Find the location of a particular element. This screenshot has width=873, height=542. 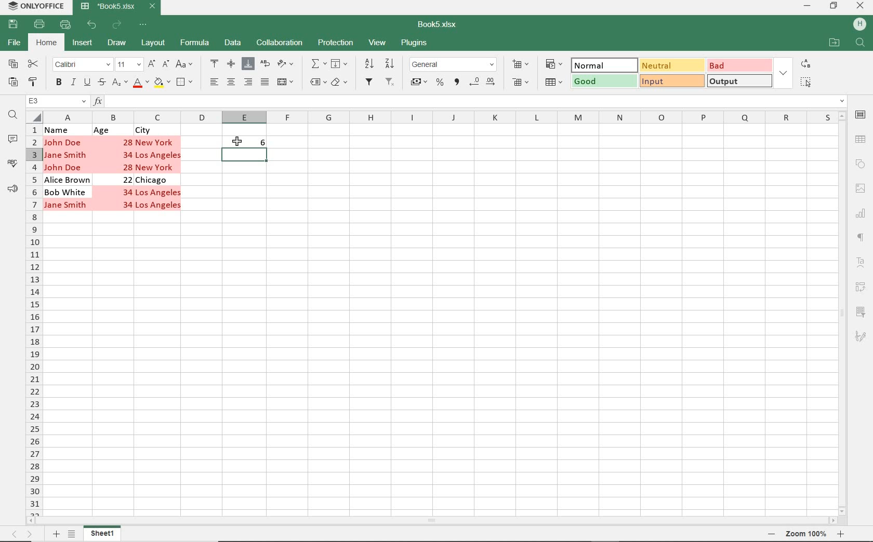

PASTE is located at coordinates (12, 83).